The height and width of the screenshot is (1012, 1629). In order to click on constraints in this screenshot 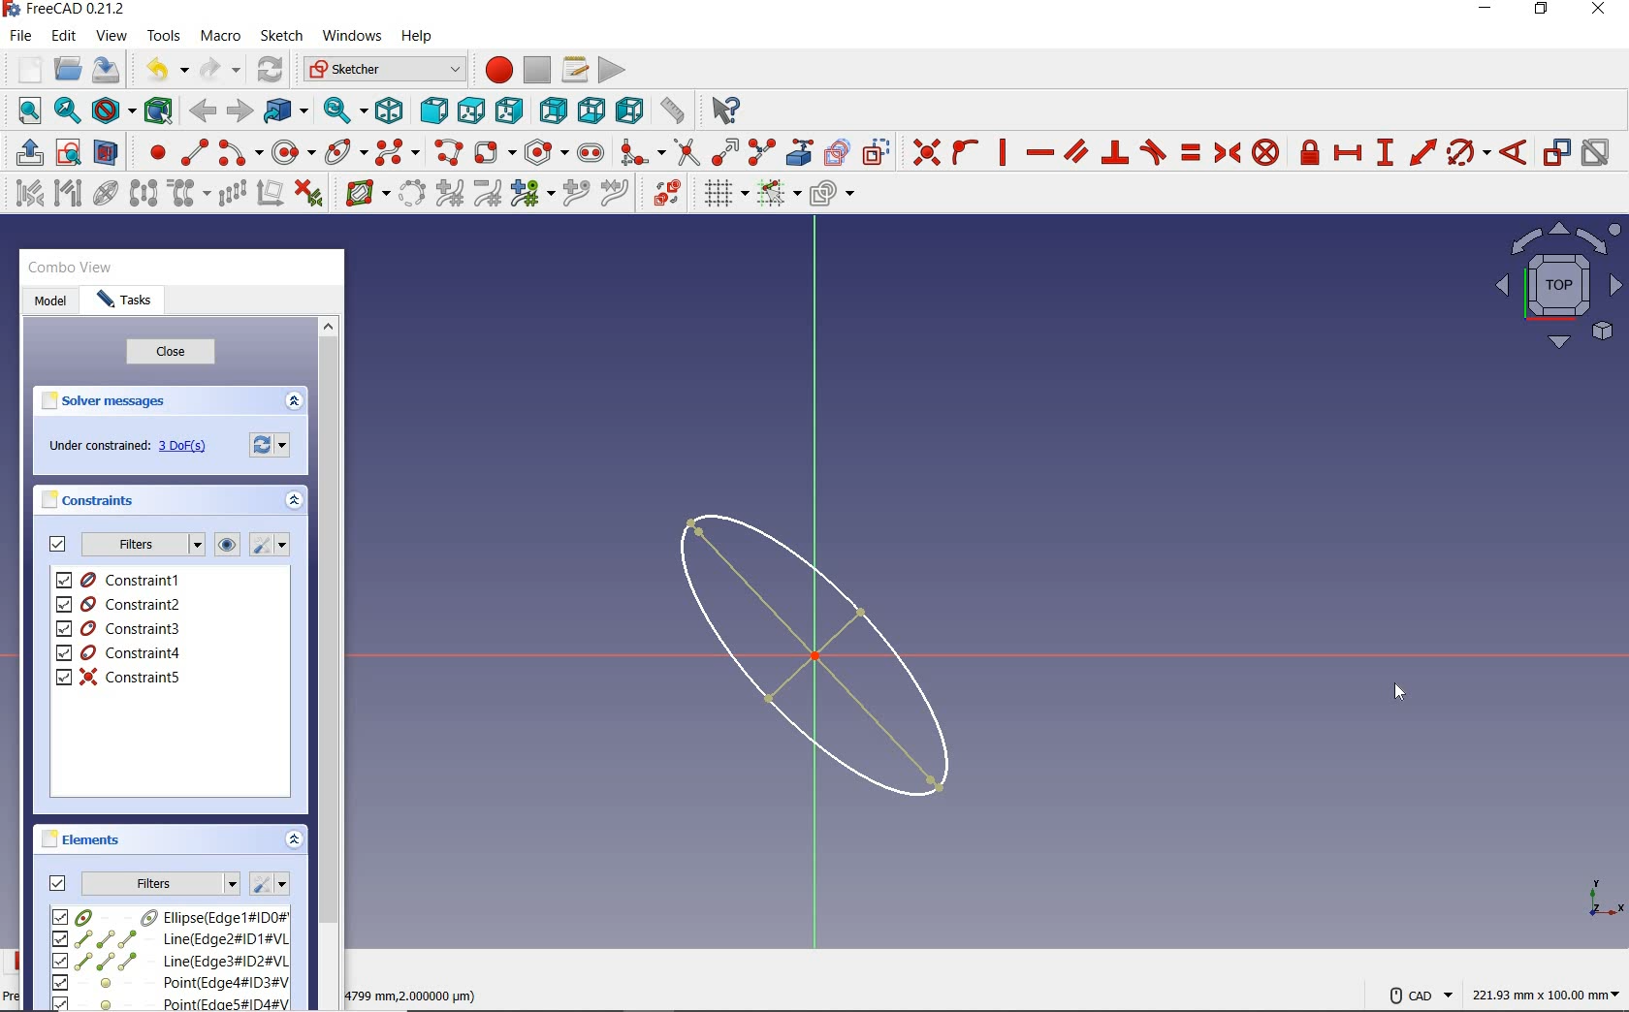, I will do `click(93, 499)`.